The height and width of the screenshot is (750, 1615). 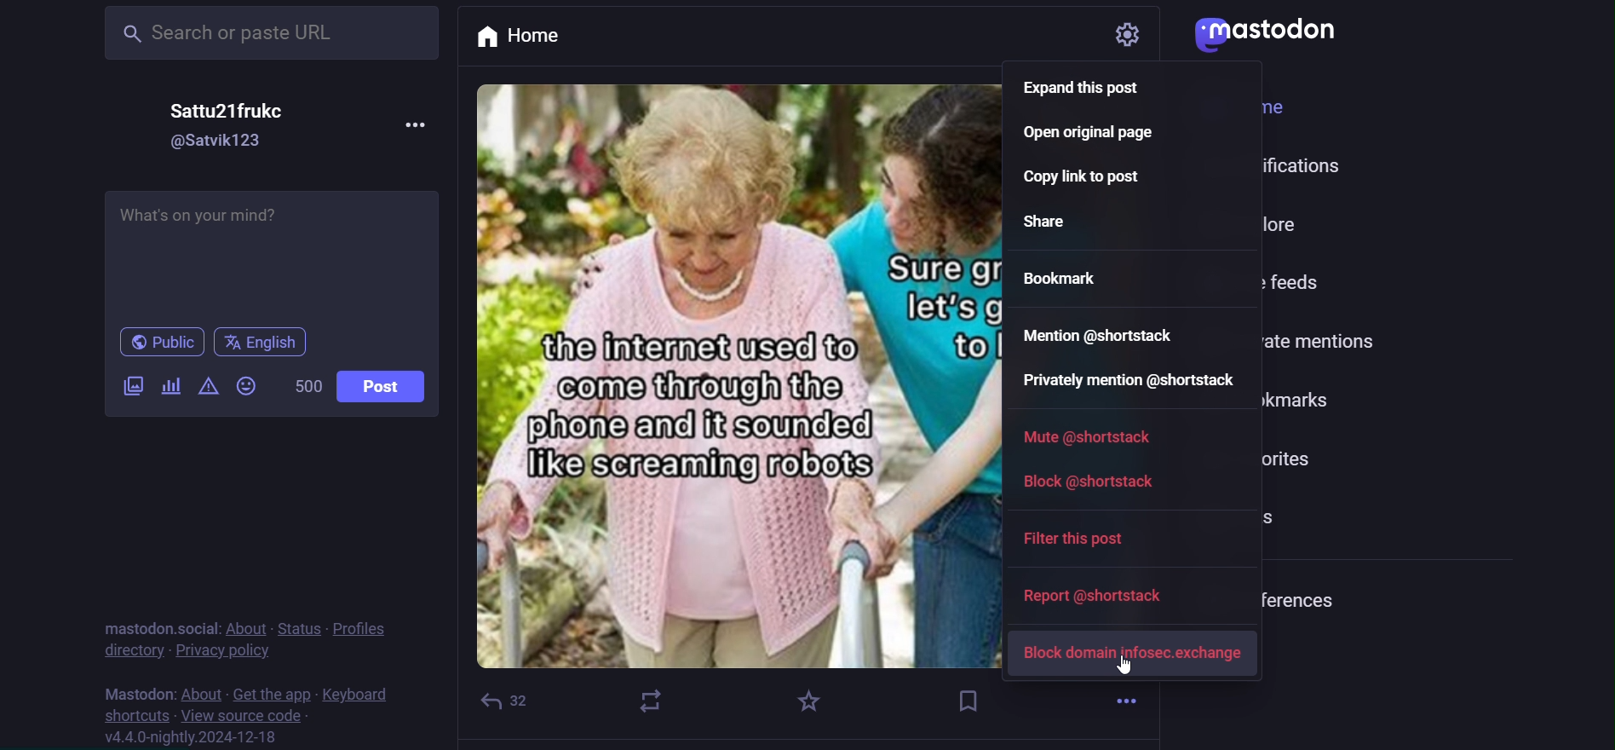 I want to click on more, so click(x=420, y=129).